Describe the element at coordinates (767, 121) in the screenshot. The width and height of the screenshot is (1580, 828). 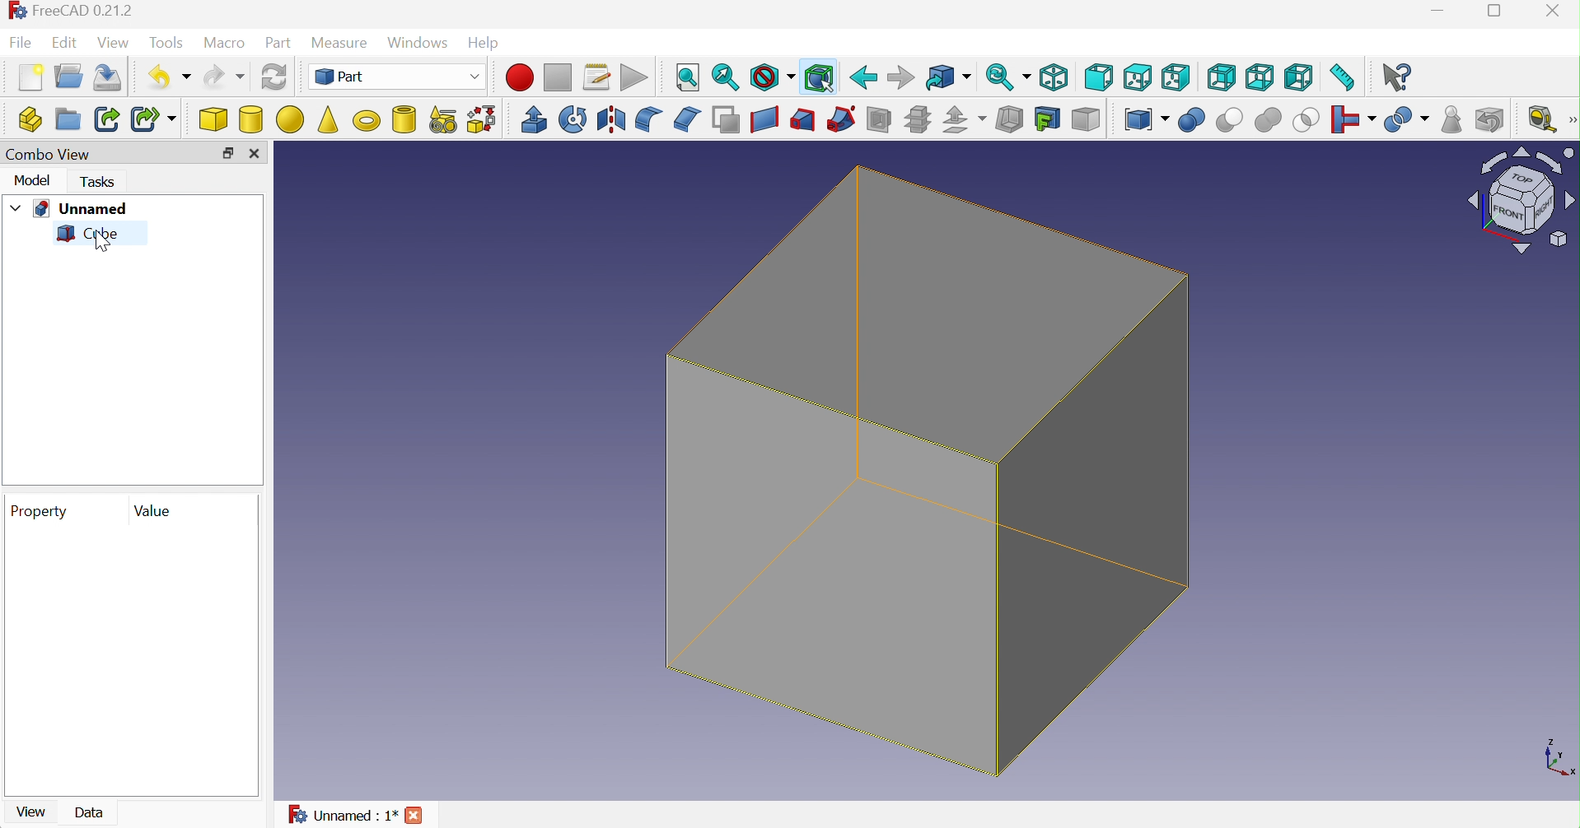
I see `Create ruled surface` at that location.